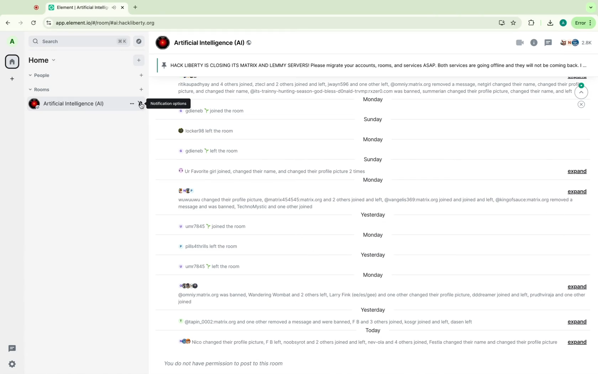 The height and width of the screenshot is (374, 598). What do you see at coordinates (576, 342) in the screenshot?
I see `message` at bounding box center [576, 342].